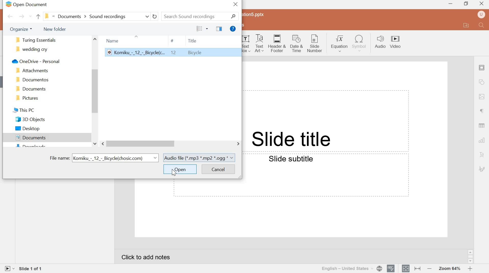  What do you see at coordinates (31, 71) in the screenshot?
I see `attachments folder` at bounding box center [31, 71].